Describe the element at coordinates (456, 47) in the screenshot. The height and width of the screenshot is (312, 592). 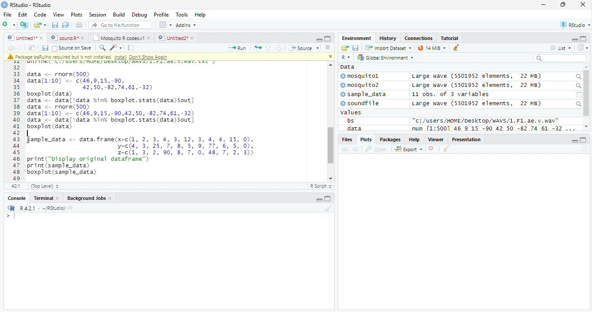
I see `clear console` at that location.